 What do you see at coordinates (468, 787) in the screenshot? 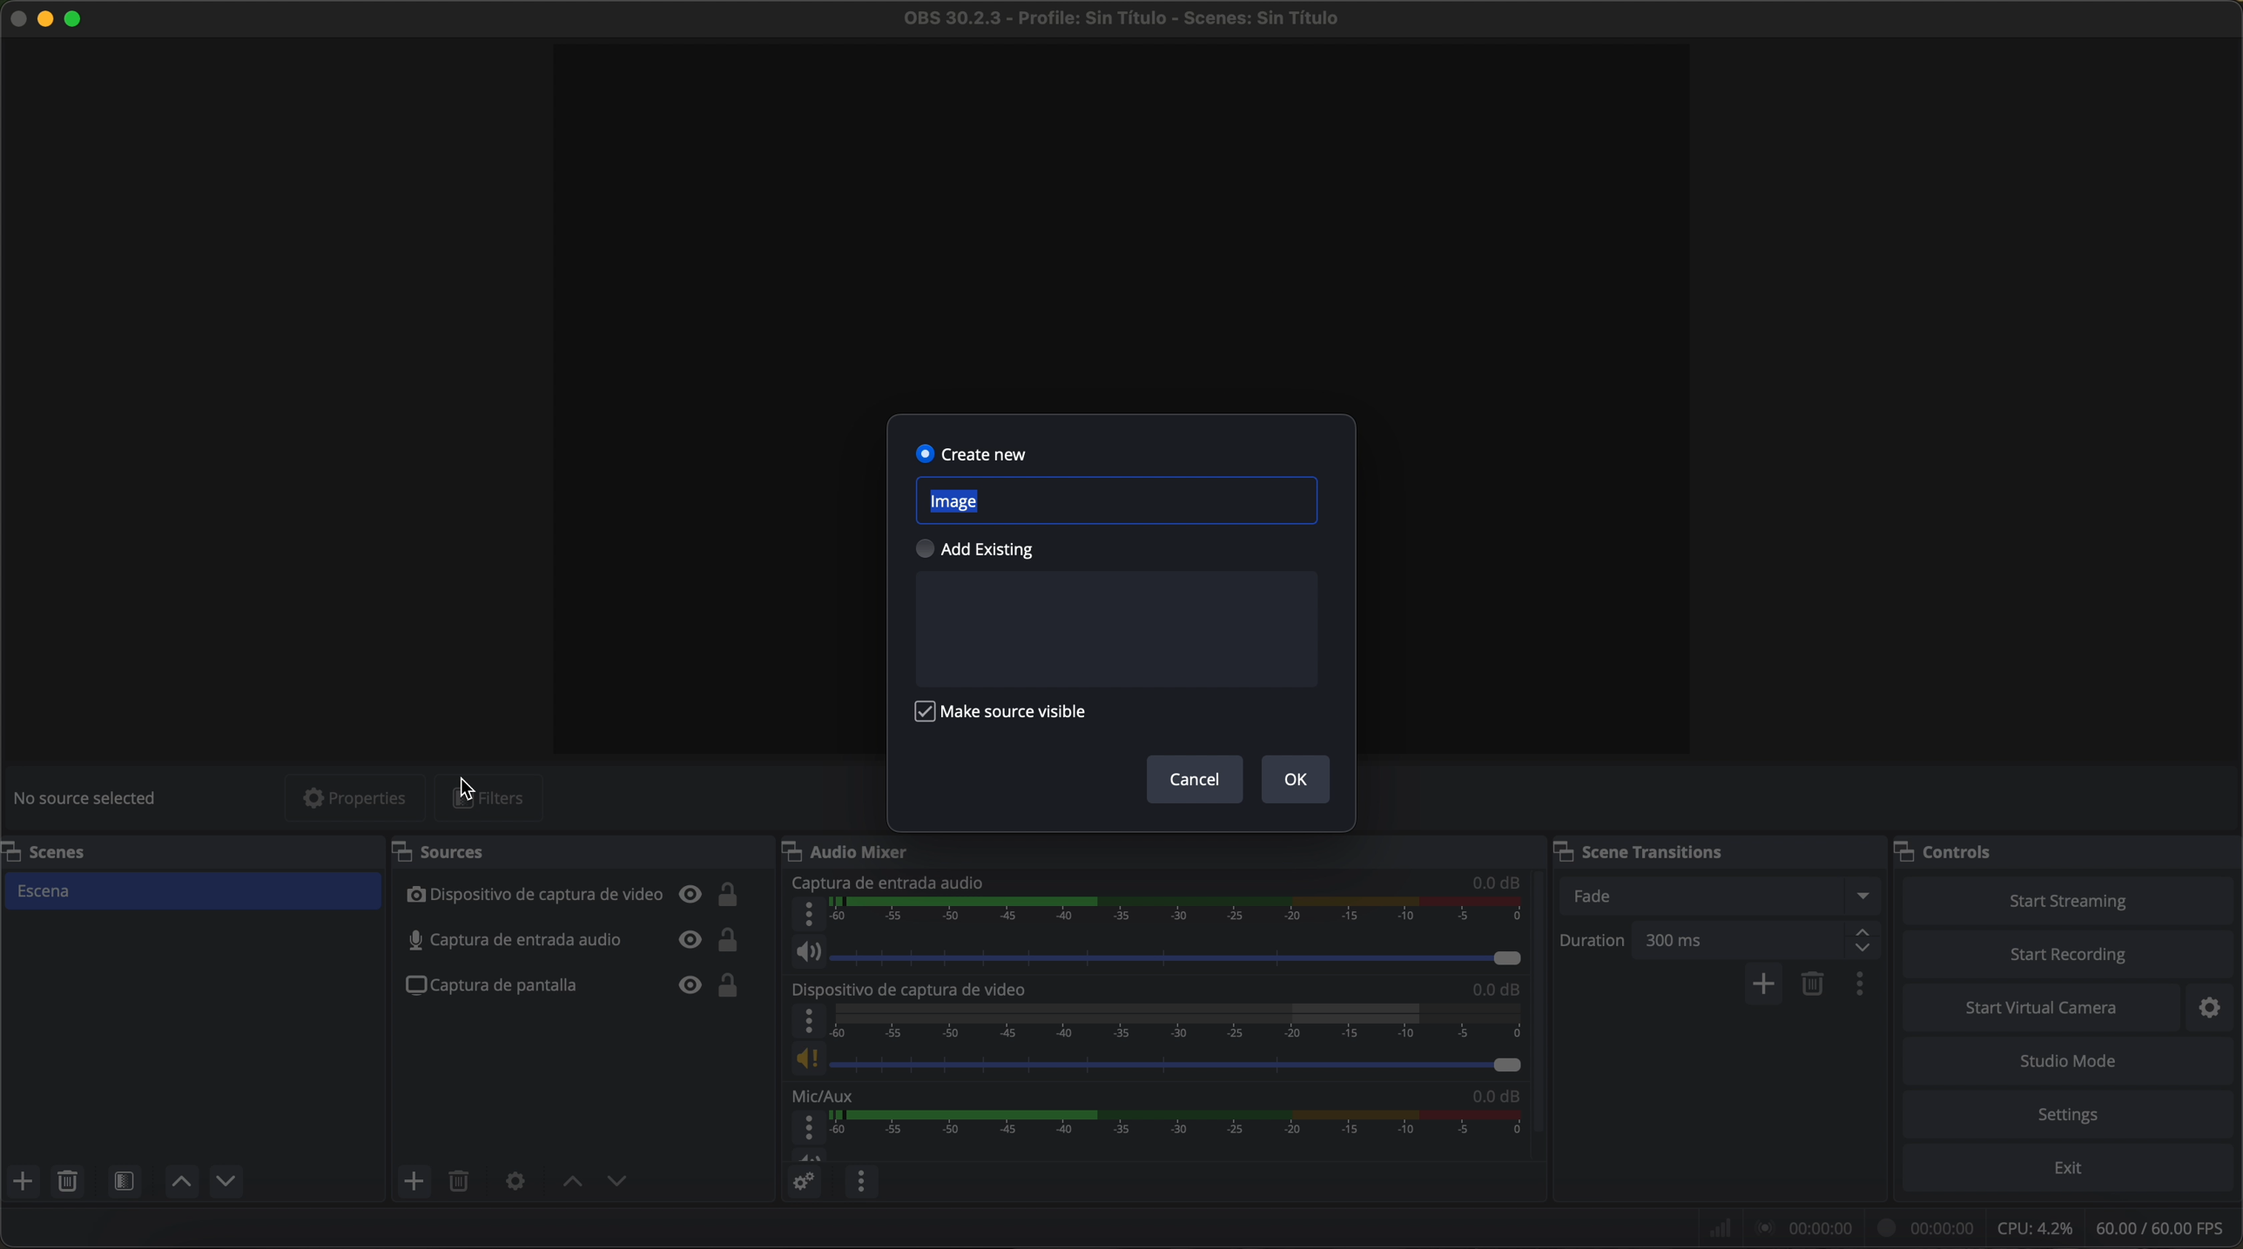
I see `mouse` at bounding box center [468, 787].